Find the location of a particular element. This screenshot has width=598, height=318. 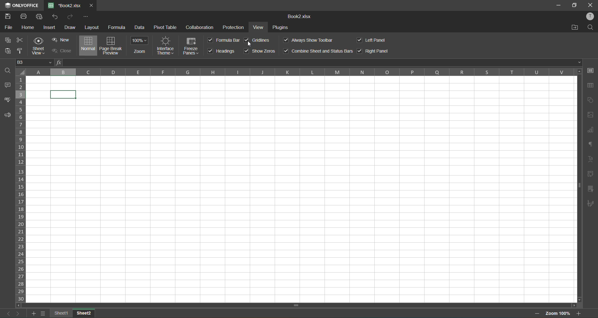

plugins is located at coordinates (282, 28).